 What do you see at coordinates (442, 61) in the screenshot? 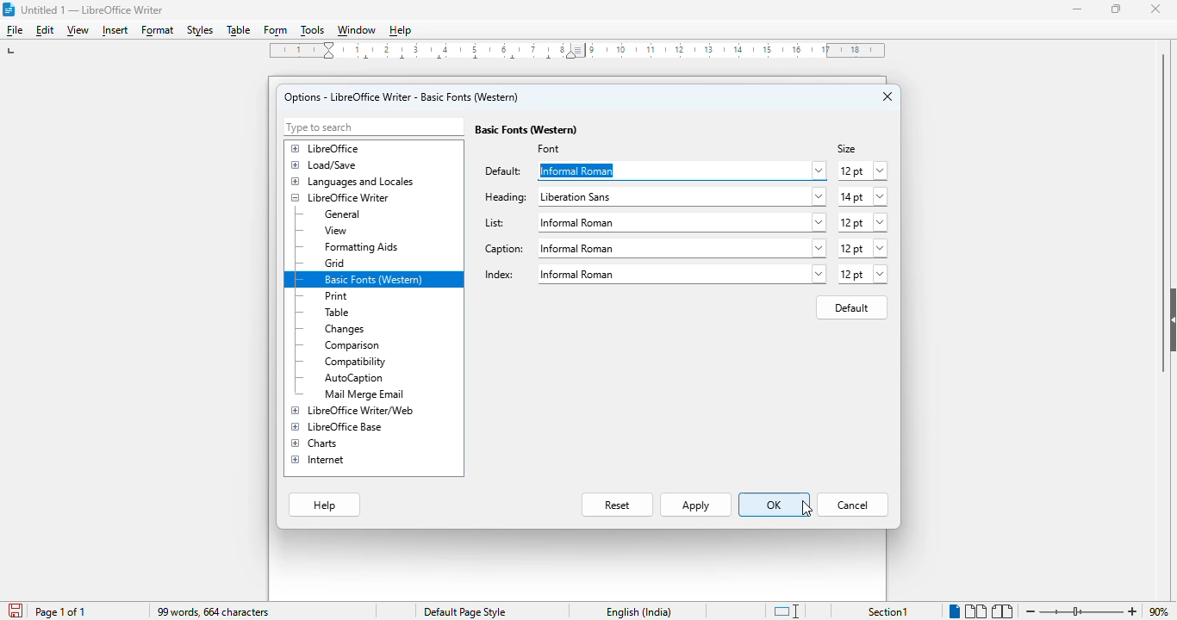
I see `center tab` at bounding box center [442, 61].